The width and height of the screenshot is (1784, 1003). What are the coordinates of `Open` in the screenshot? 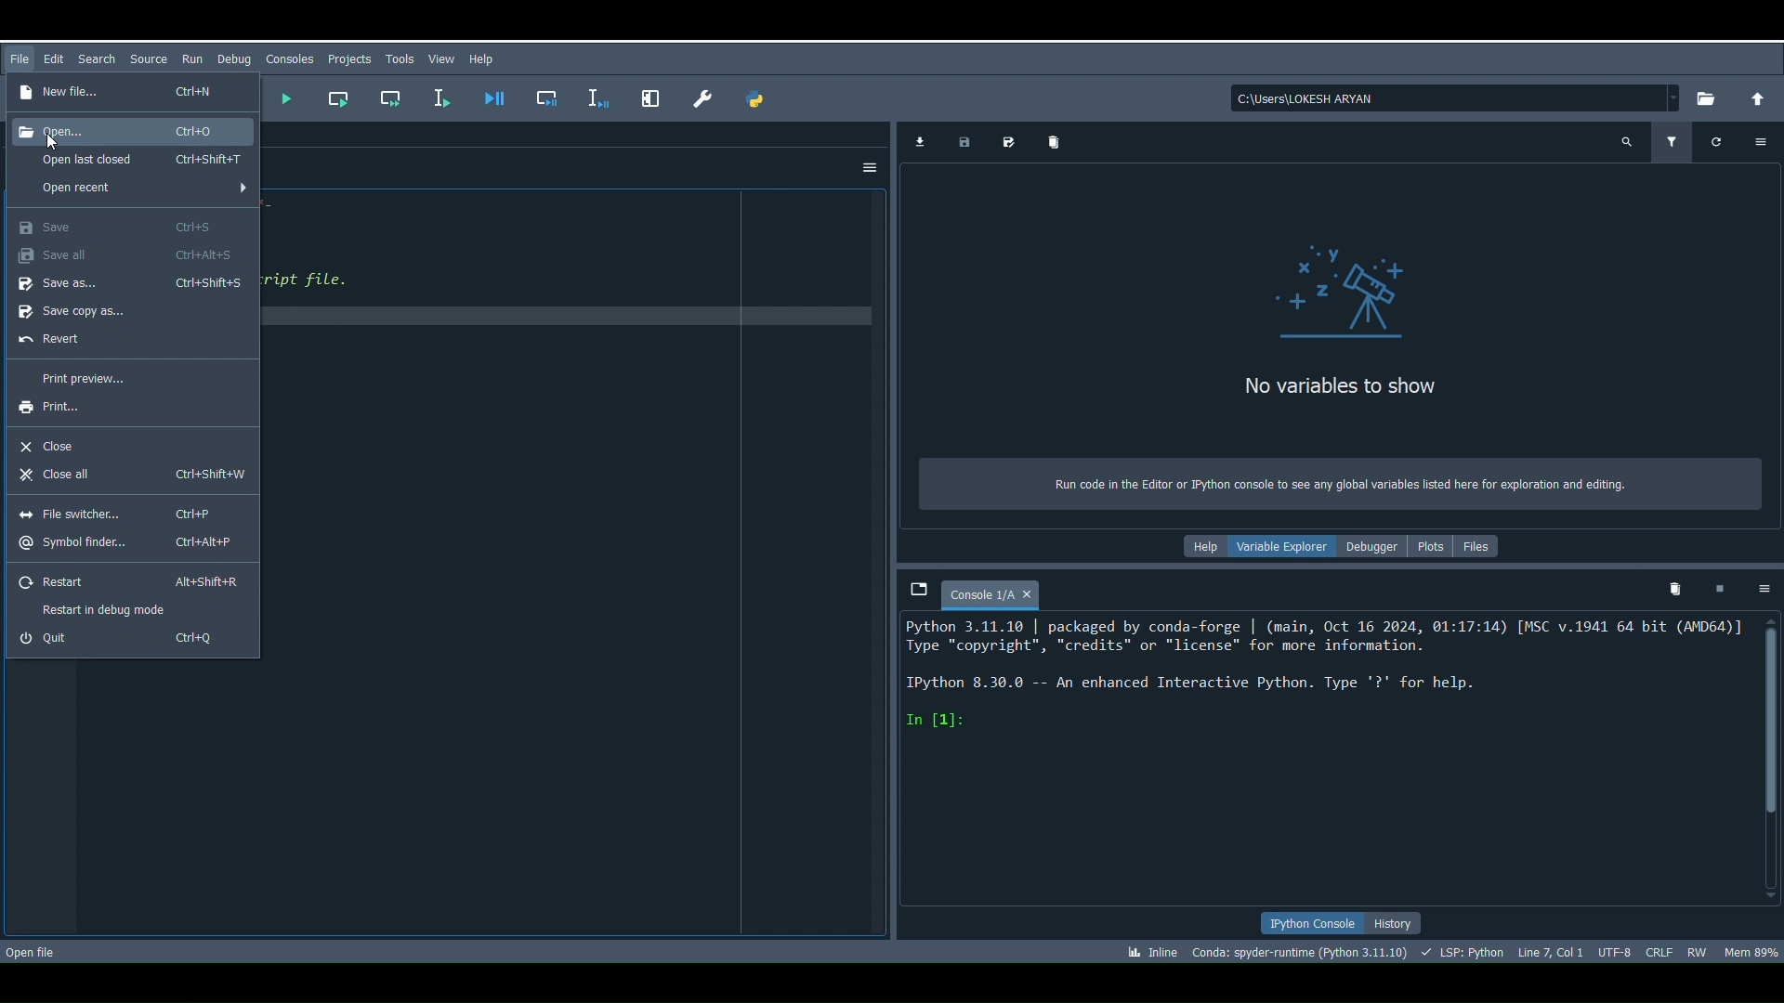 It's located at (135, 128).